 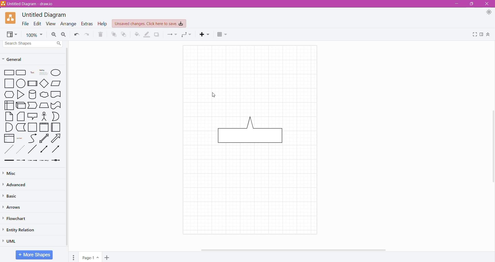 What do you see at coordinates (32, 94) in the screenshot?
I see `Cylinder ` at bounding box center [32, 94].